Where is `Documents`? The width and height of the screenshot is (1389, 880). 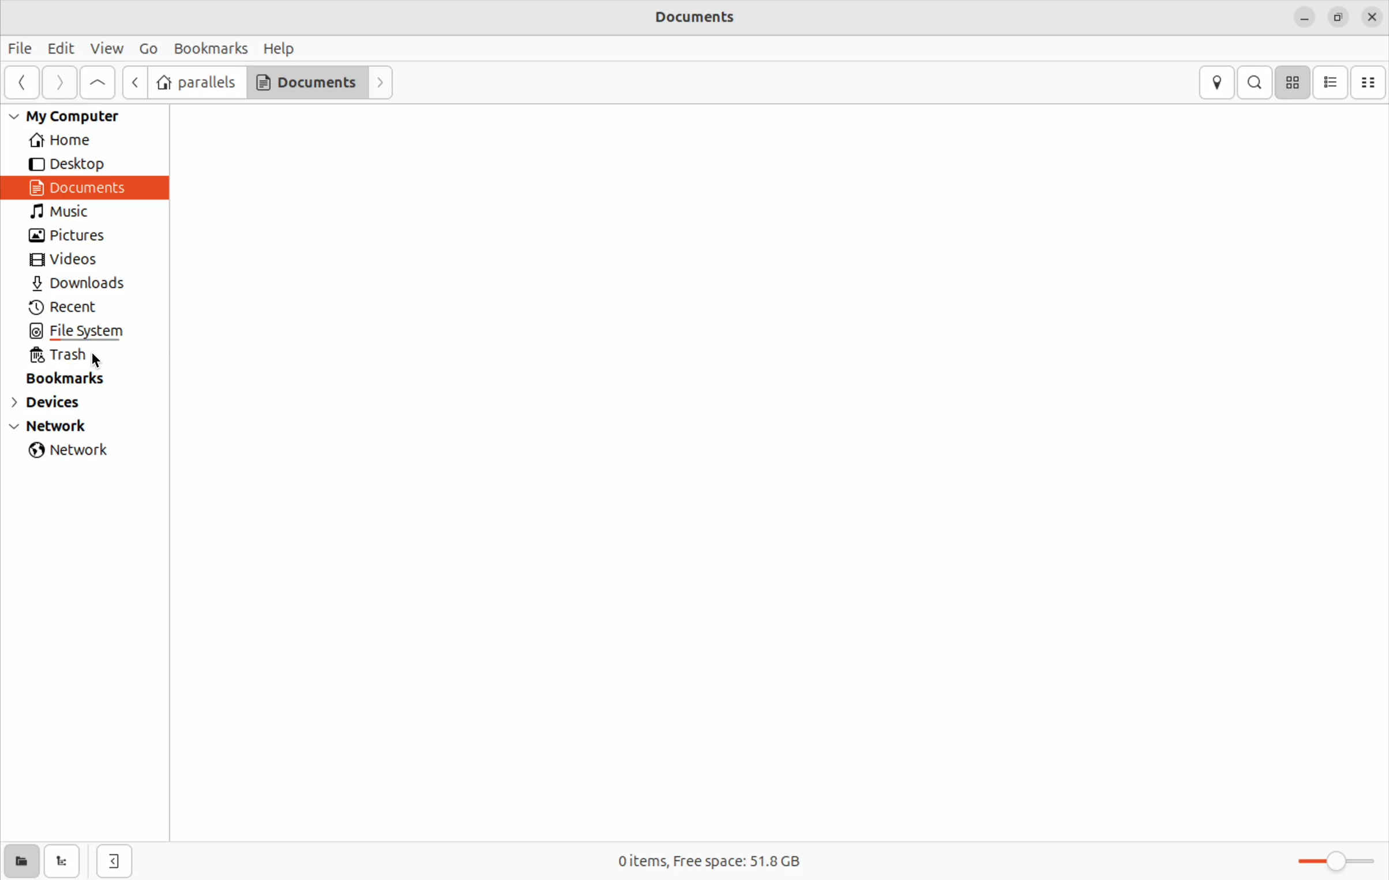 Documents is located at coordinates (83, 187).